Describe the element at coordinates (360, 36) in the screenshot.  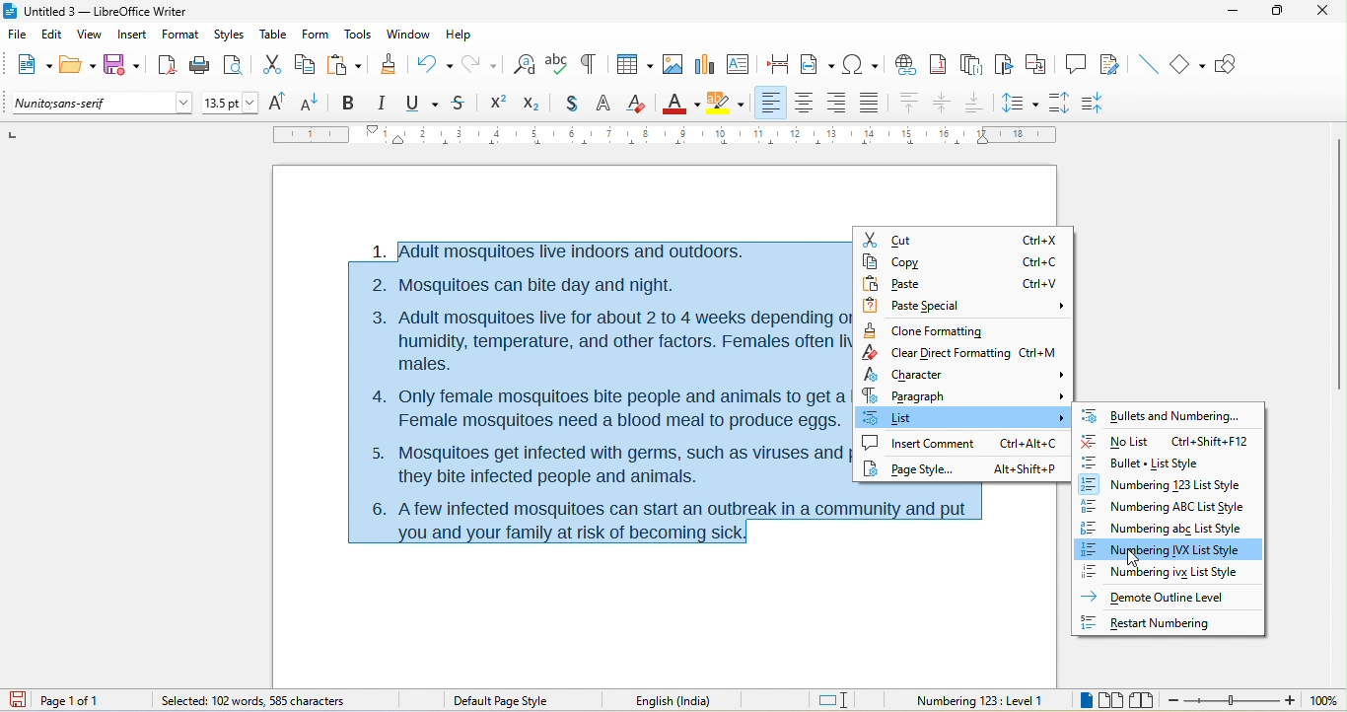
I see `tools` at that location.